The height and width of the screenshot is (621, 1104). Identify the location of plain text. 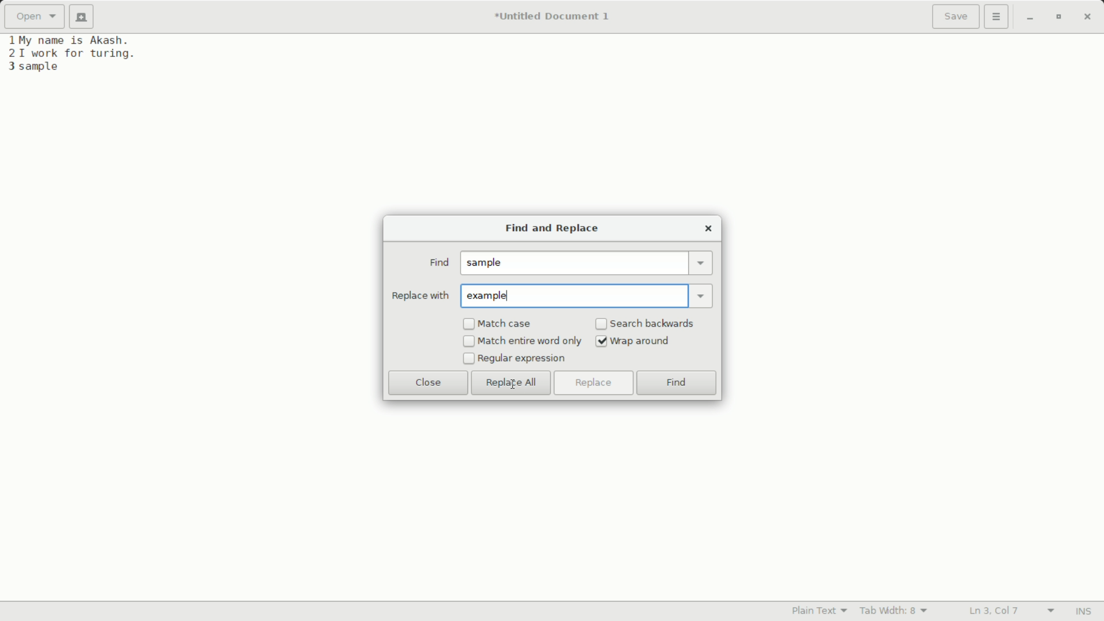
(822, 610).